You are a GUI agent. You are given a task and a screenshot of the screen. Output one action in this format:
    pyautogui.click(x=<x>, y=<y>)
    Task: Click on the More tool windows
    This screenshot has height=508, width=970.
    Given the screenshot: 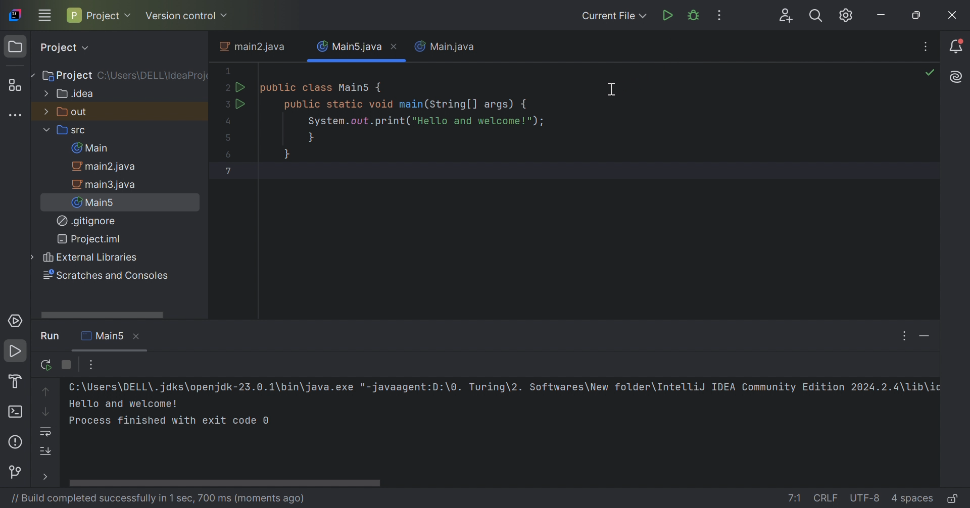 What is the action you would take?
    pyautogui.click(x=17, y=116)
    